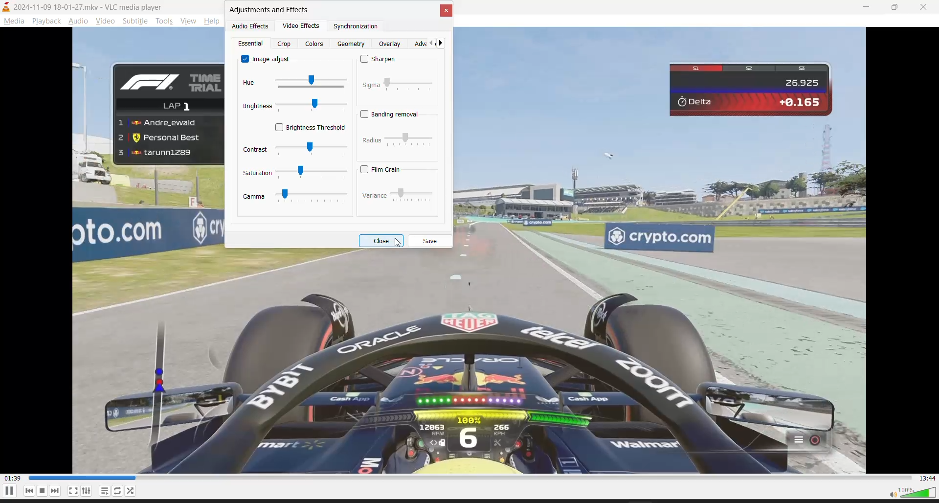 The image size is (939, 503). What do you see at coordinates (314, 45) in the screenshot?
I see `colors` at bounding box center [314, 45].